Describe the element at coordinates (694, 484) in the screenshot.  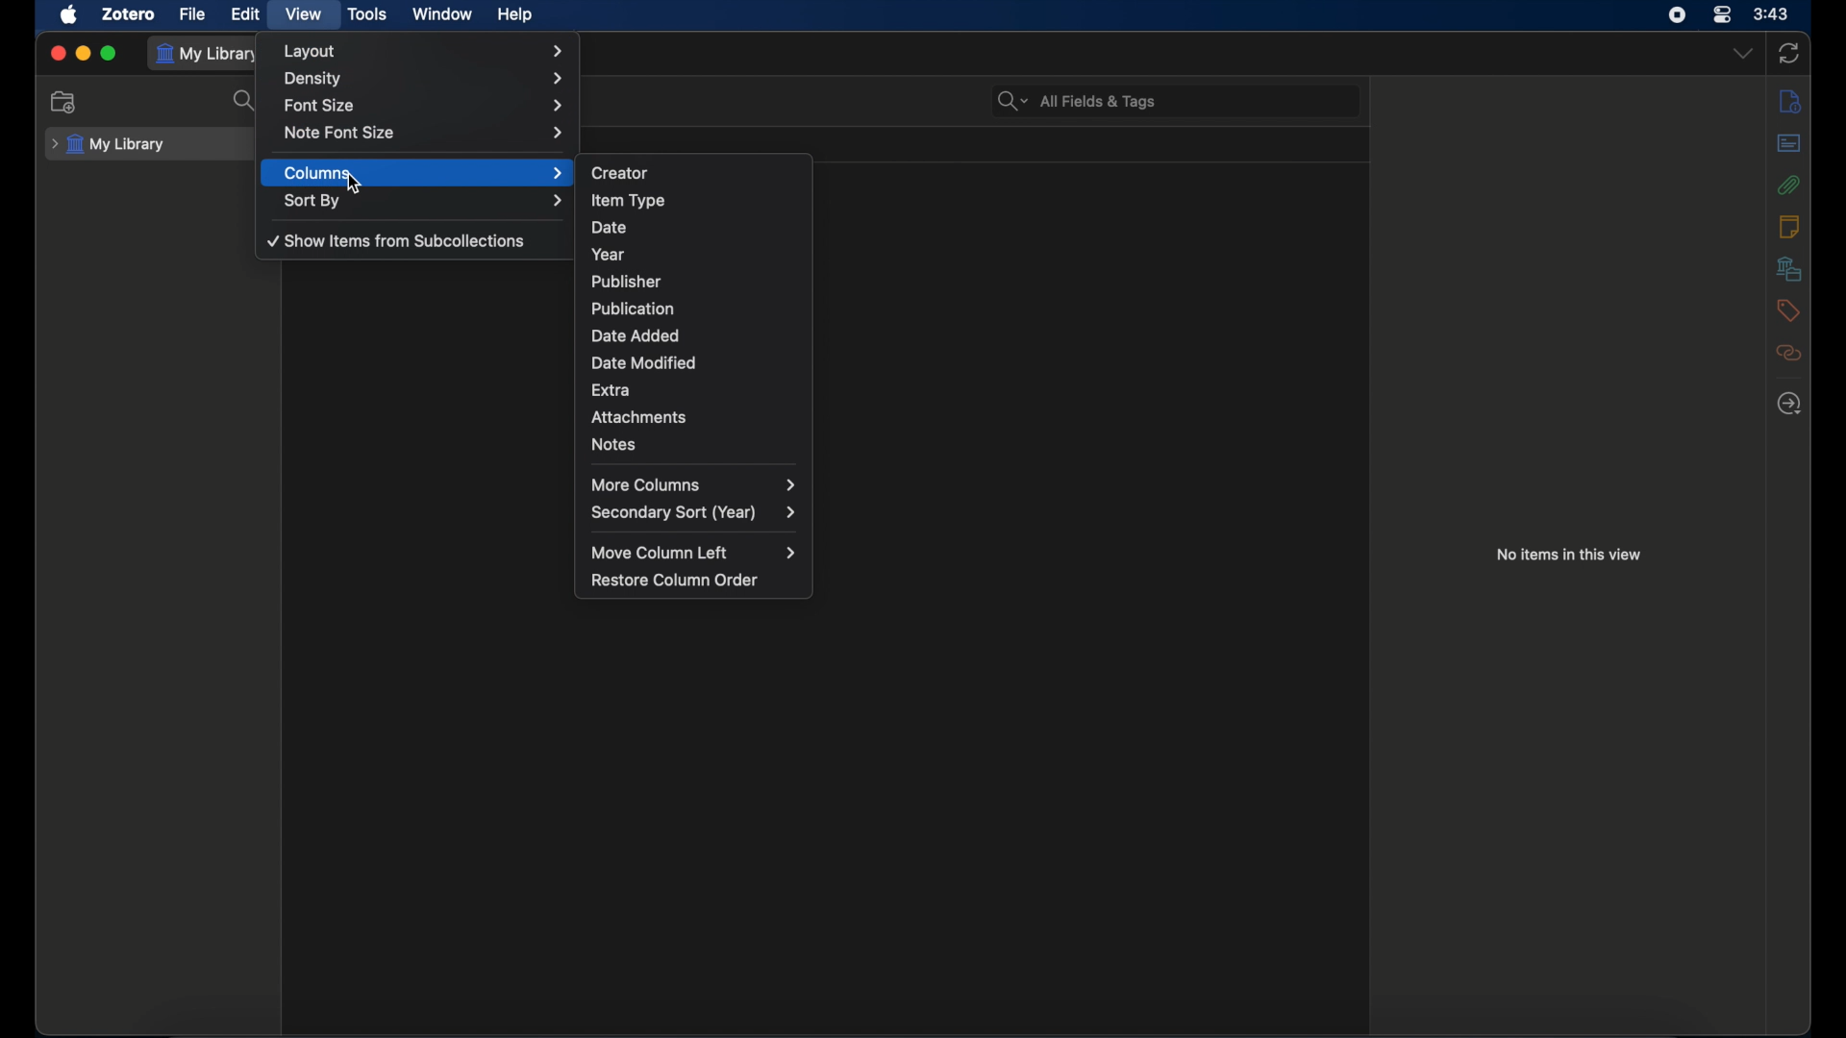
I see `more columns` at that location.